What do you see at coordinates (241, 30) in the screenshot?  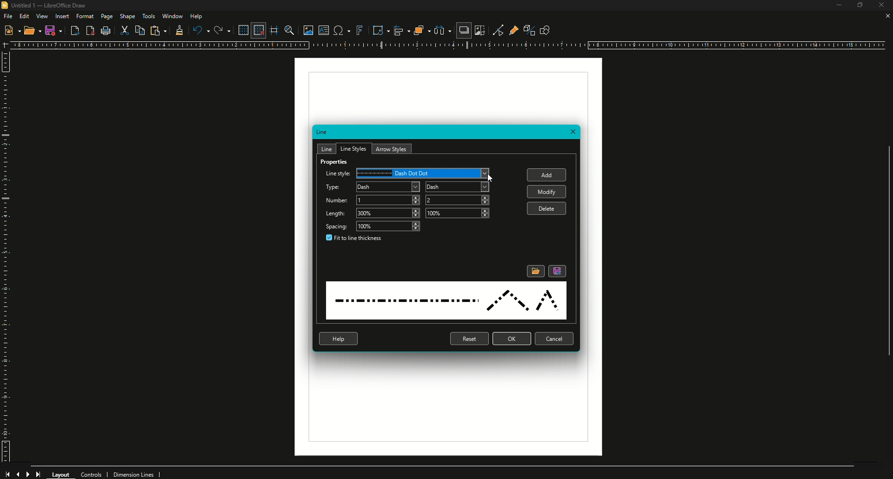 I see `Display Grid` at bounding box center [241, 30].